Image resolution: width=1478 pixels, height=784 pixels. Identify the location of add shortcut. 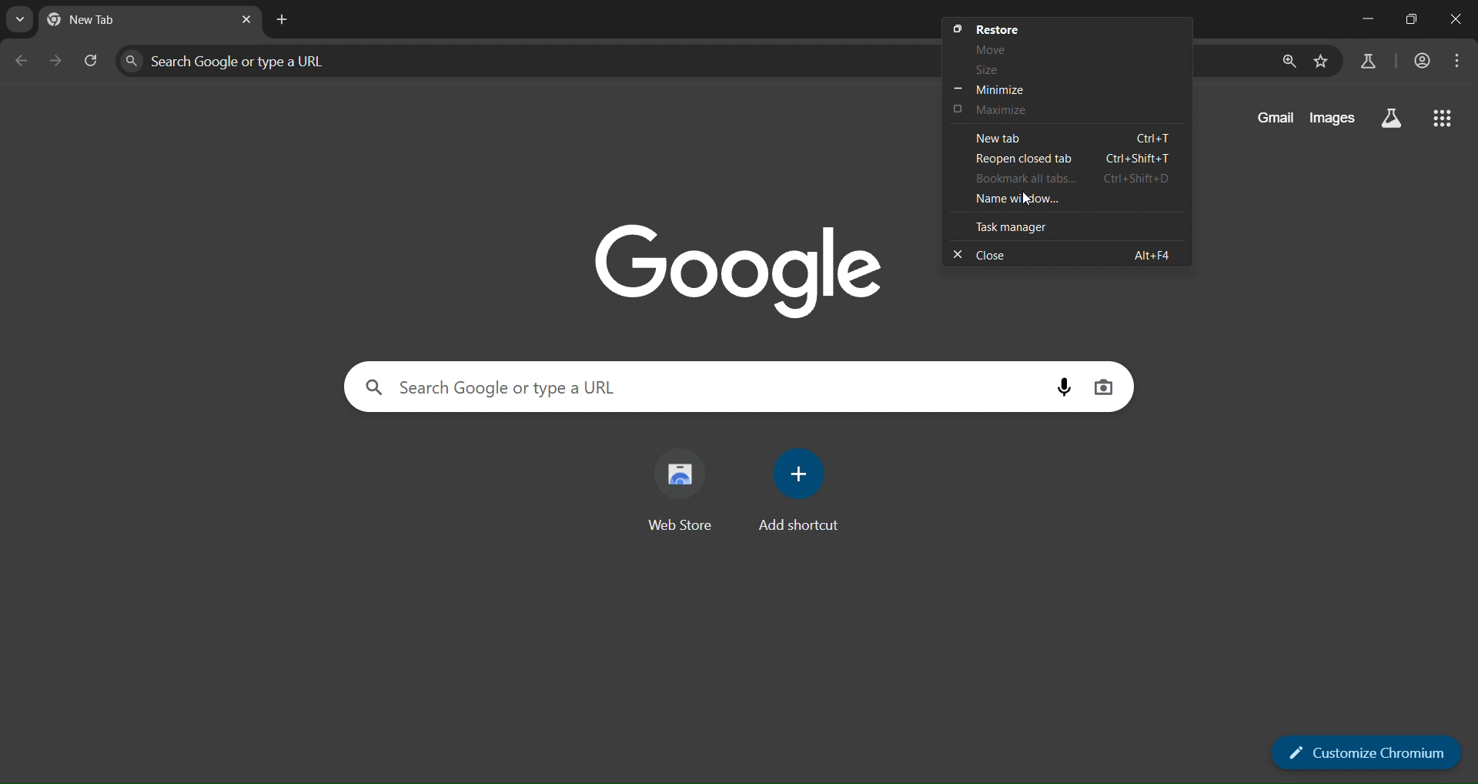
(798, 488).